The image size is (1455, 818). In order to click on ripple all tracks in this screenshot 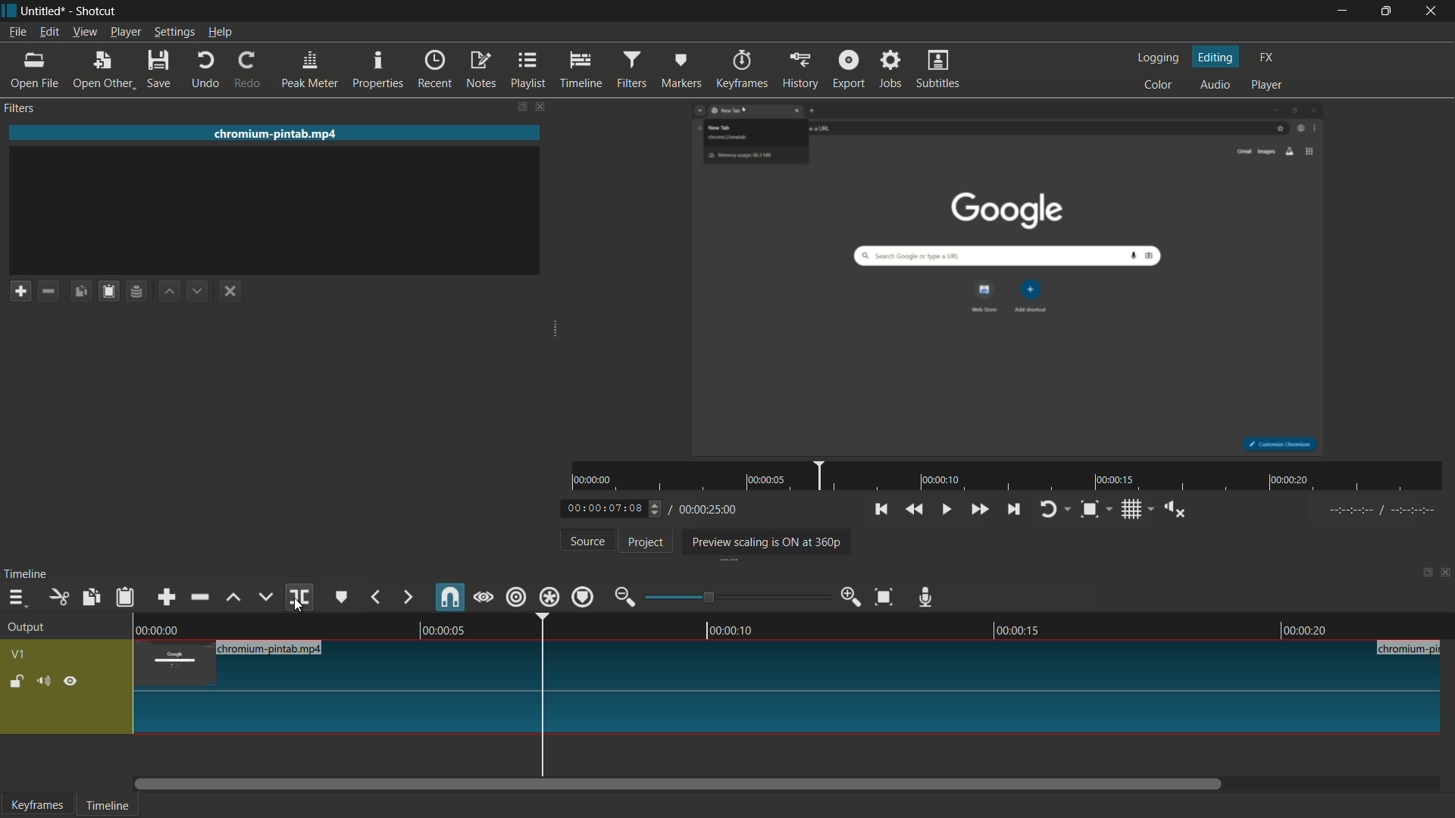, I will do `click(548, 597)`.